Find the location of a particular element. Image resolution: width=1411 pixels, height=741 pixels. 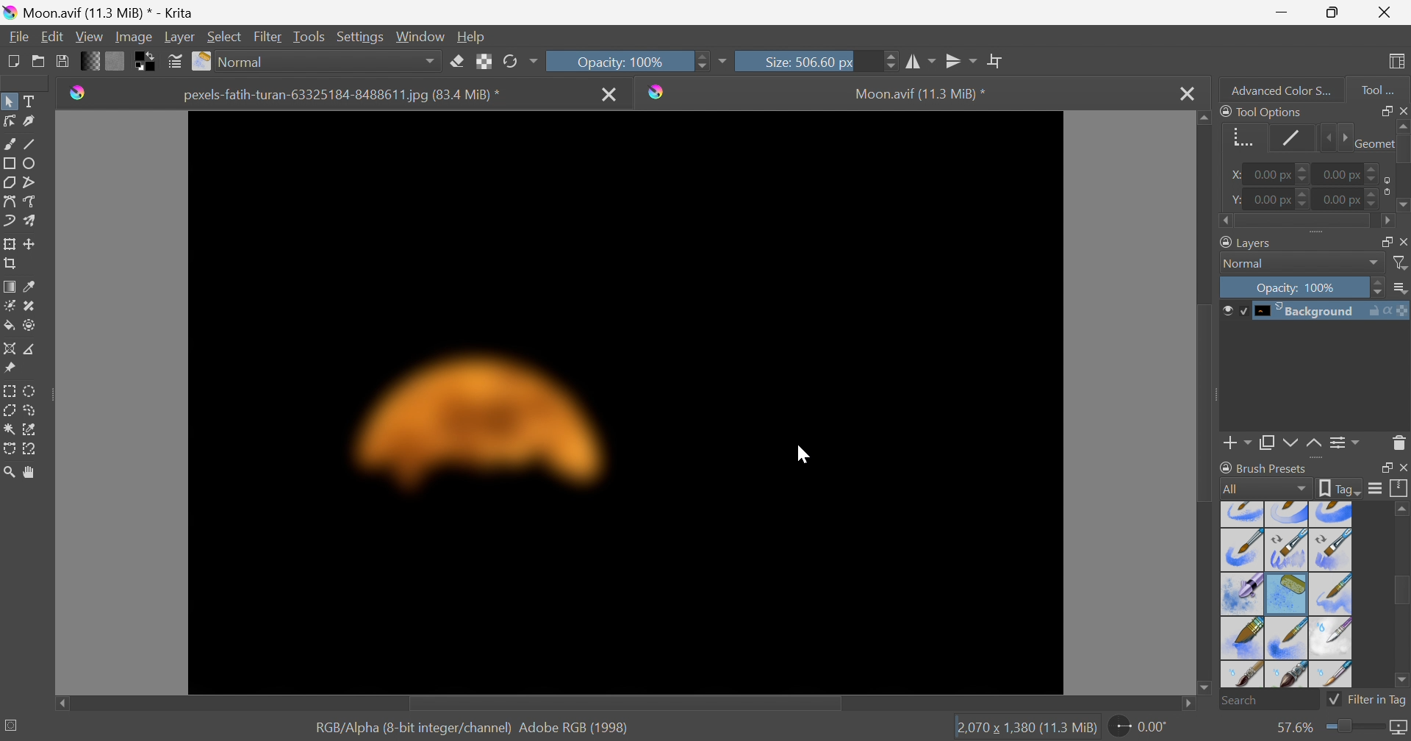

Restore down is located at coordinates (1381, 240).